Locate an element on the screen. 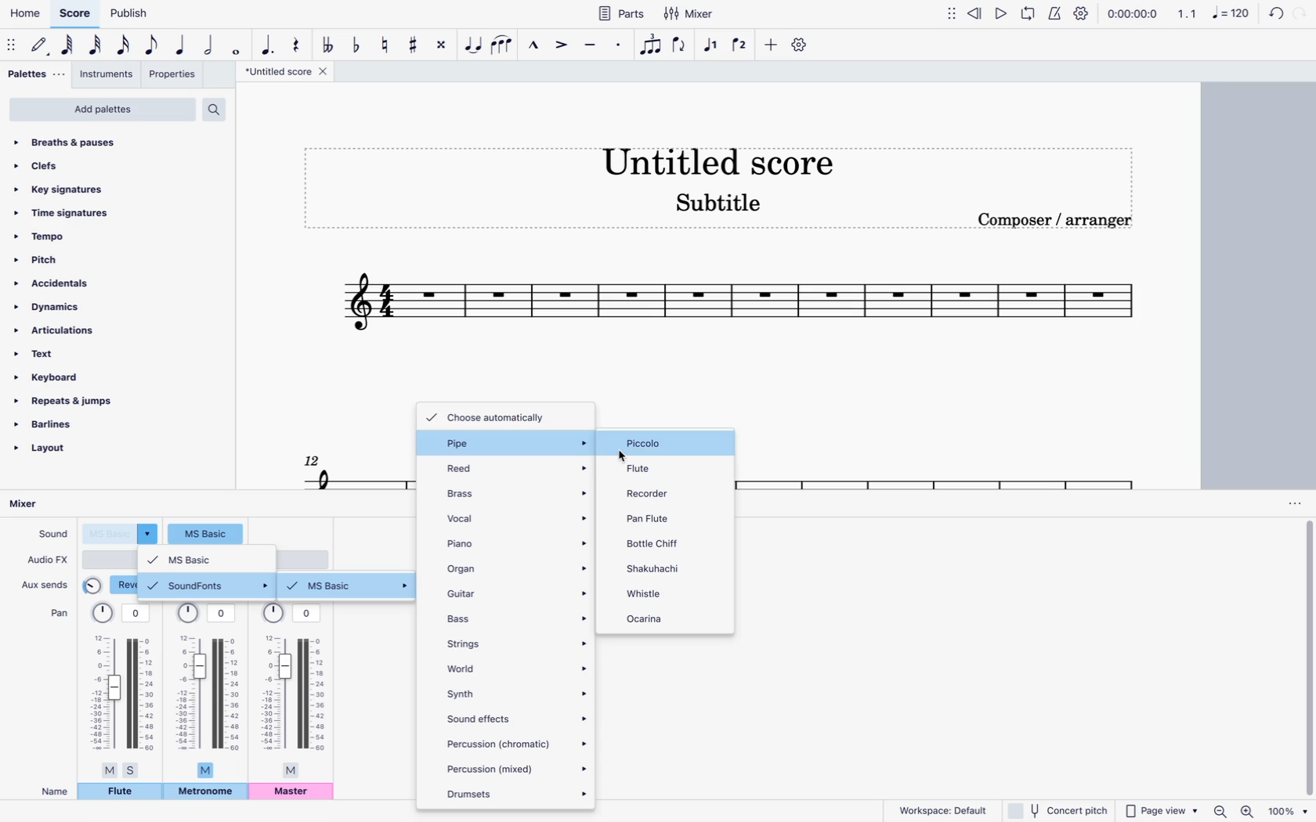 The image size is (1316, 822). flute is located at coordinates (656, 467).